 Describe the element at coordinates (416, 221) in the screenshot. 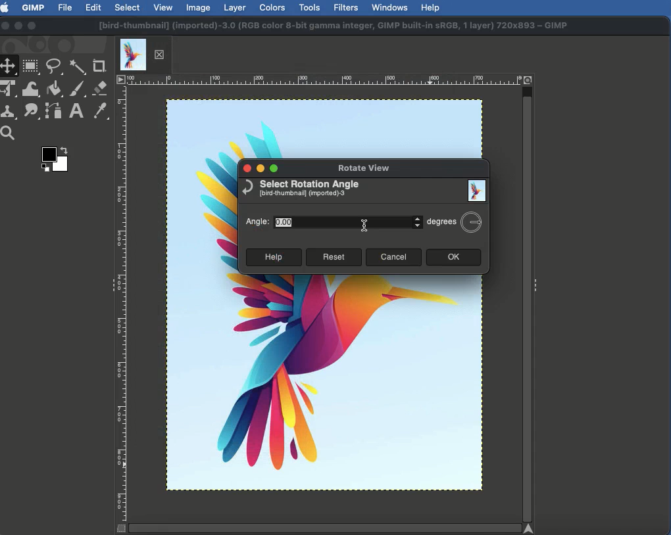

I see `adjust angle` at that location.